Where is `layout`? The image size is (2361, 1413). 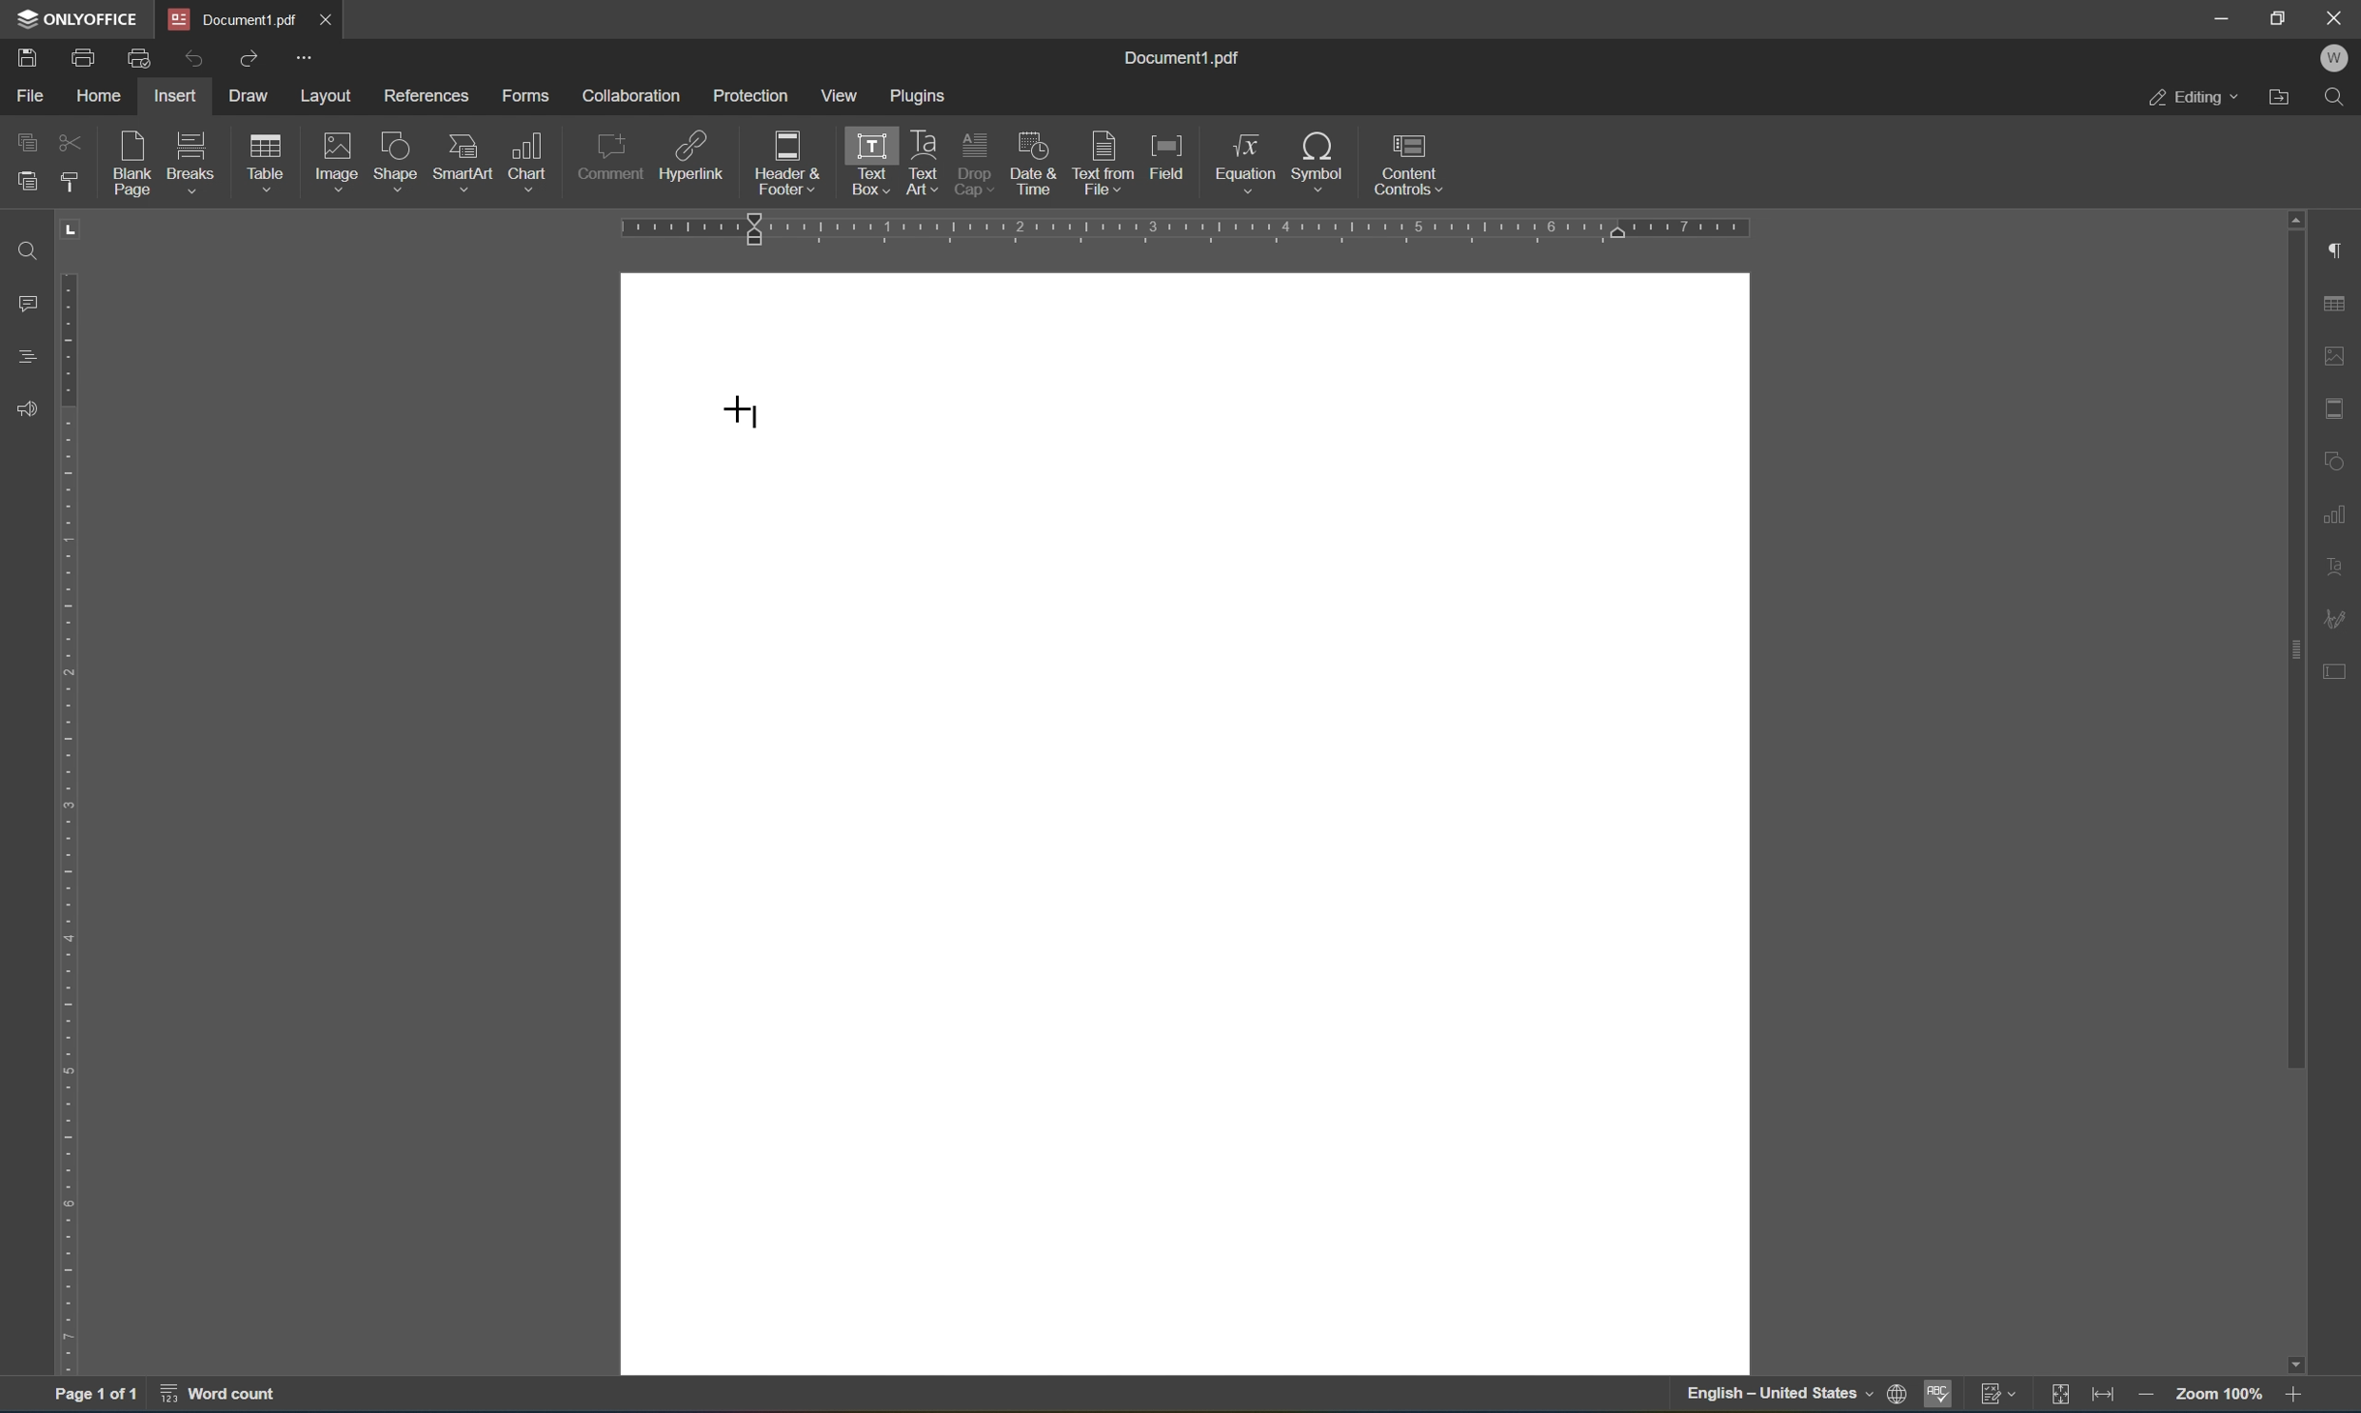 layout is located at coordinates (328, 97).